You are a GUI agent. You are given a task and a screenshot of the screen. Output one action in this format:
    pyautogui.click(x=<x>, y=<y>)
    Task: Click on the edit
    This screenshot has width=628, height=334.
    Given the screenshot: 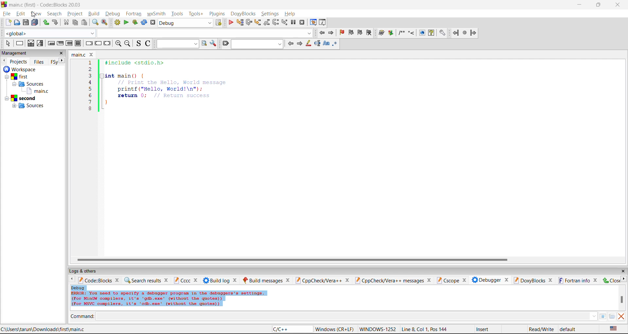 What is the action you would take?
    pyautogui.click(x=21, y=13)
    